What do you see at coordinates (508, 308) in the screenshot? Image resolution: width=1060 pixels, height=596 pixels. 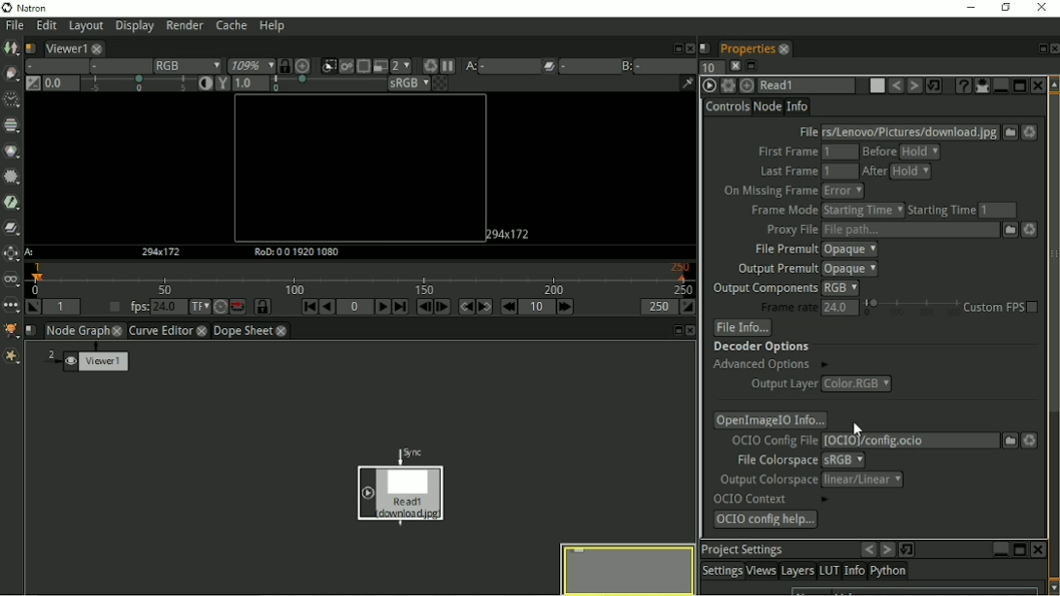 I see `Previous increment` at bounding box center [508, 308].